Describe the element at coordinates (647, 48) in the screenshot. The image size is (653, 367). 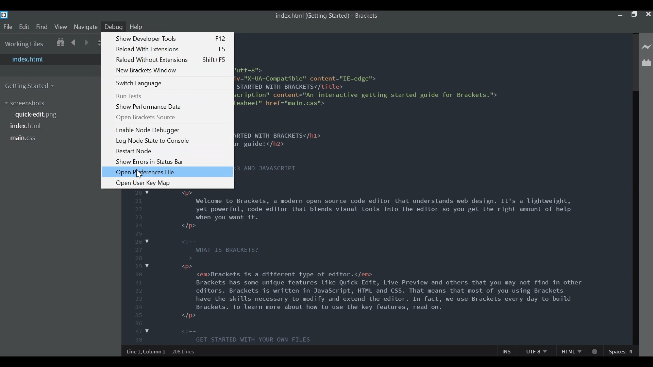
I see `Line Preview` at that location.